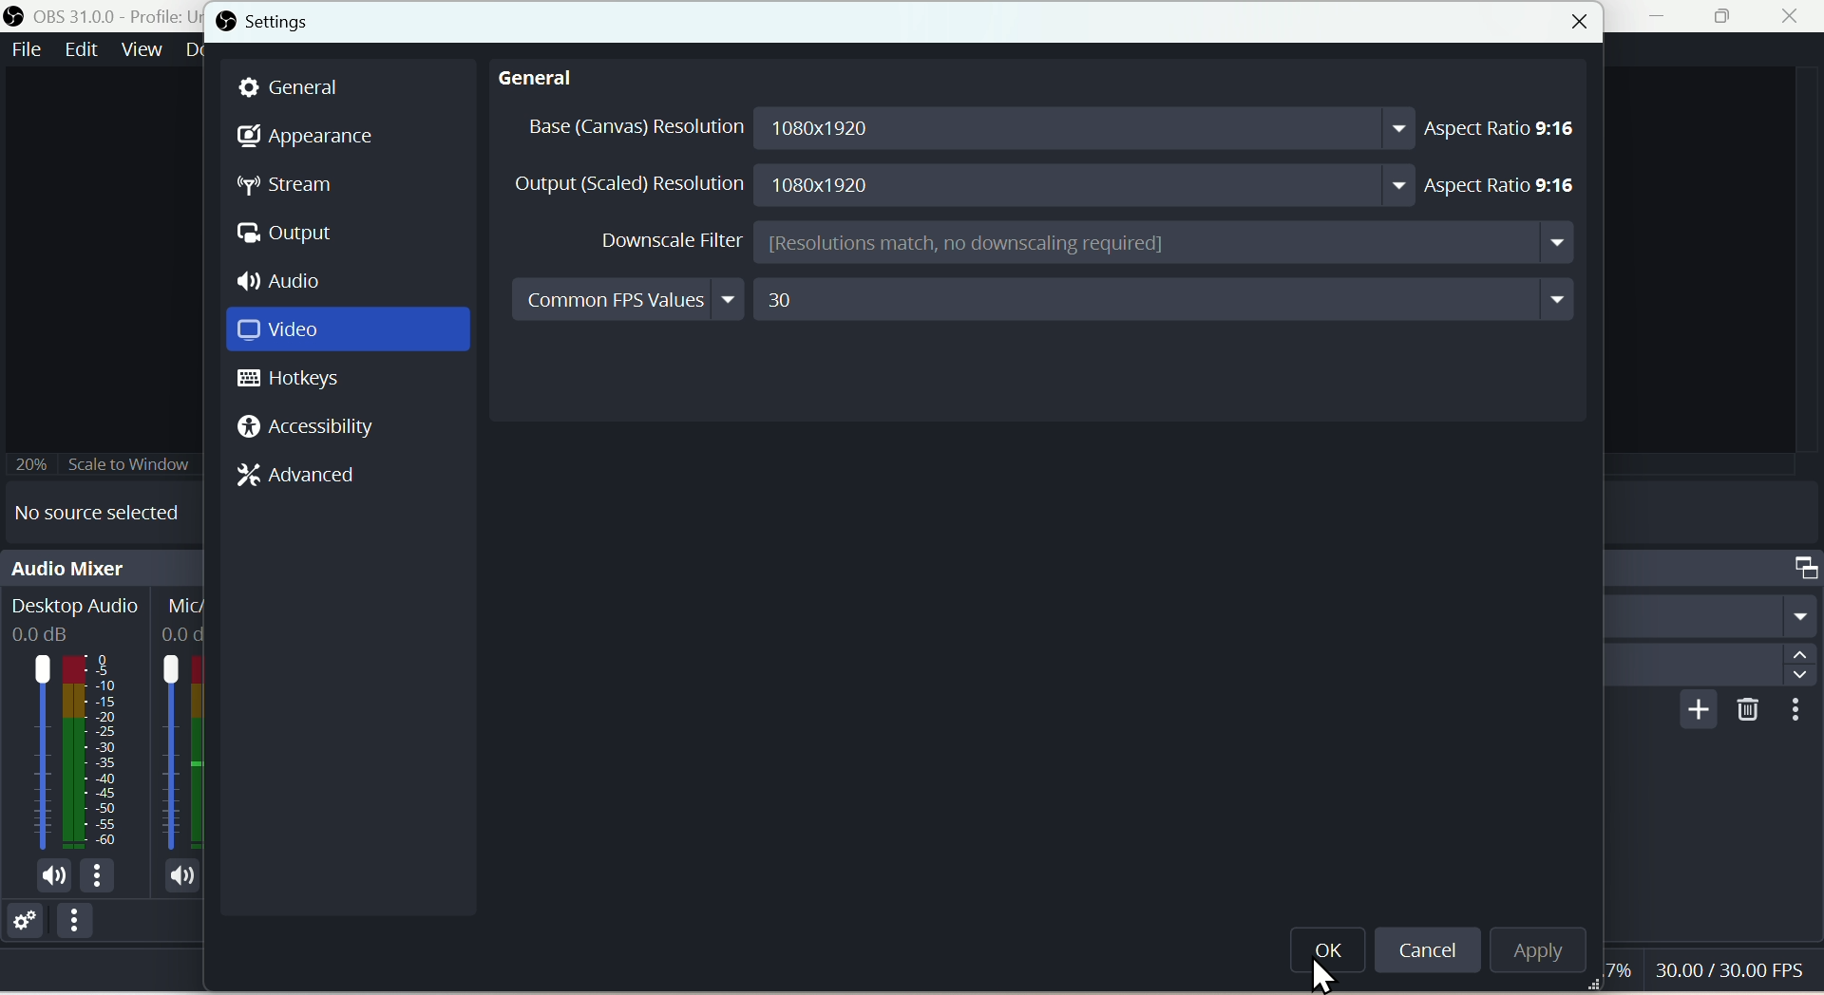 This screenshot has width=1824, height=995. Describe the element at coordinates (1795, 18) in the screenshot. I see `close` at that location.